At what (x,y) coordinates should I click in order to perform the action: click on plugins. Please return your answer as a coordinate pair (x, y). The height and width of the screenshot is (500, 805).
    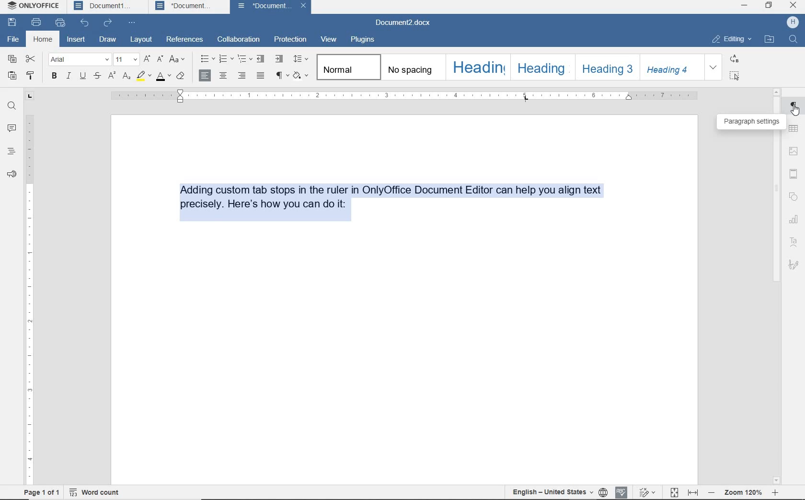
    Looking at the image, I should click on (365, 41).